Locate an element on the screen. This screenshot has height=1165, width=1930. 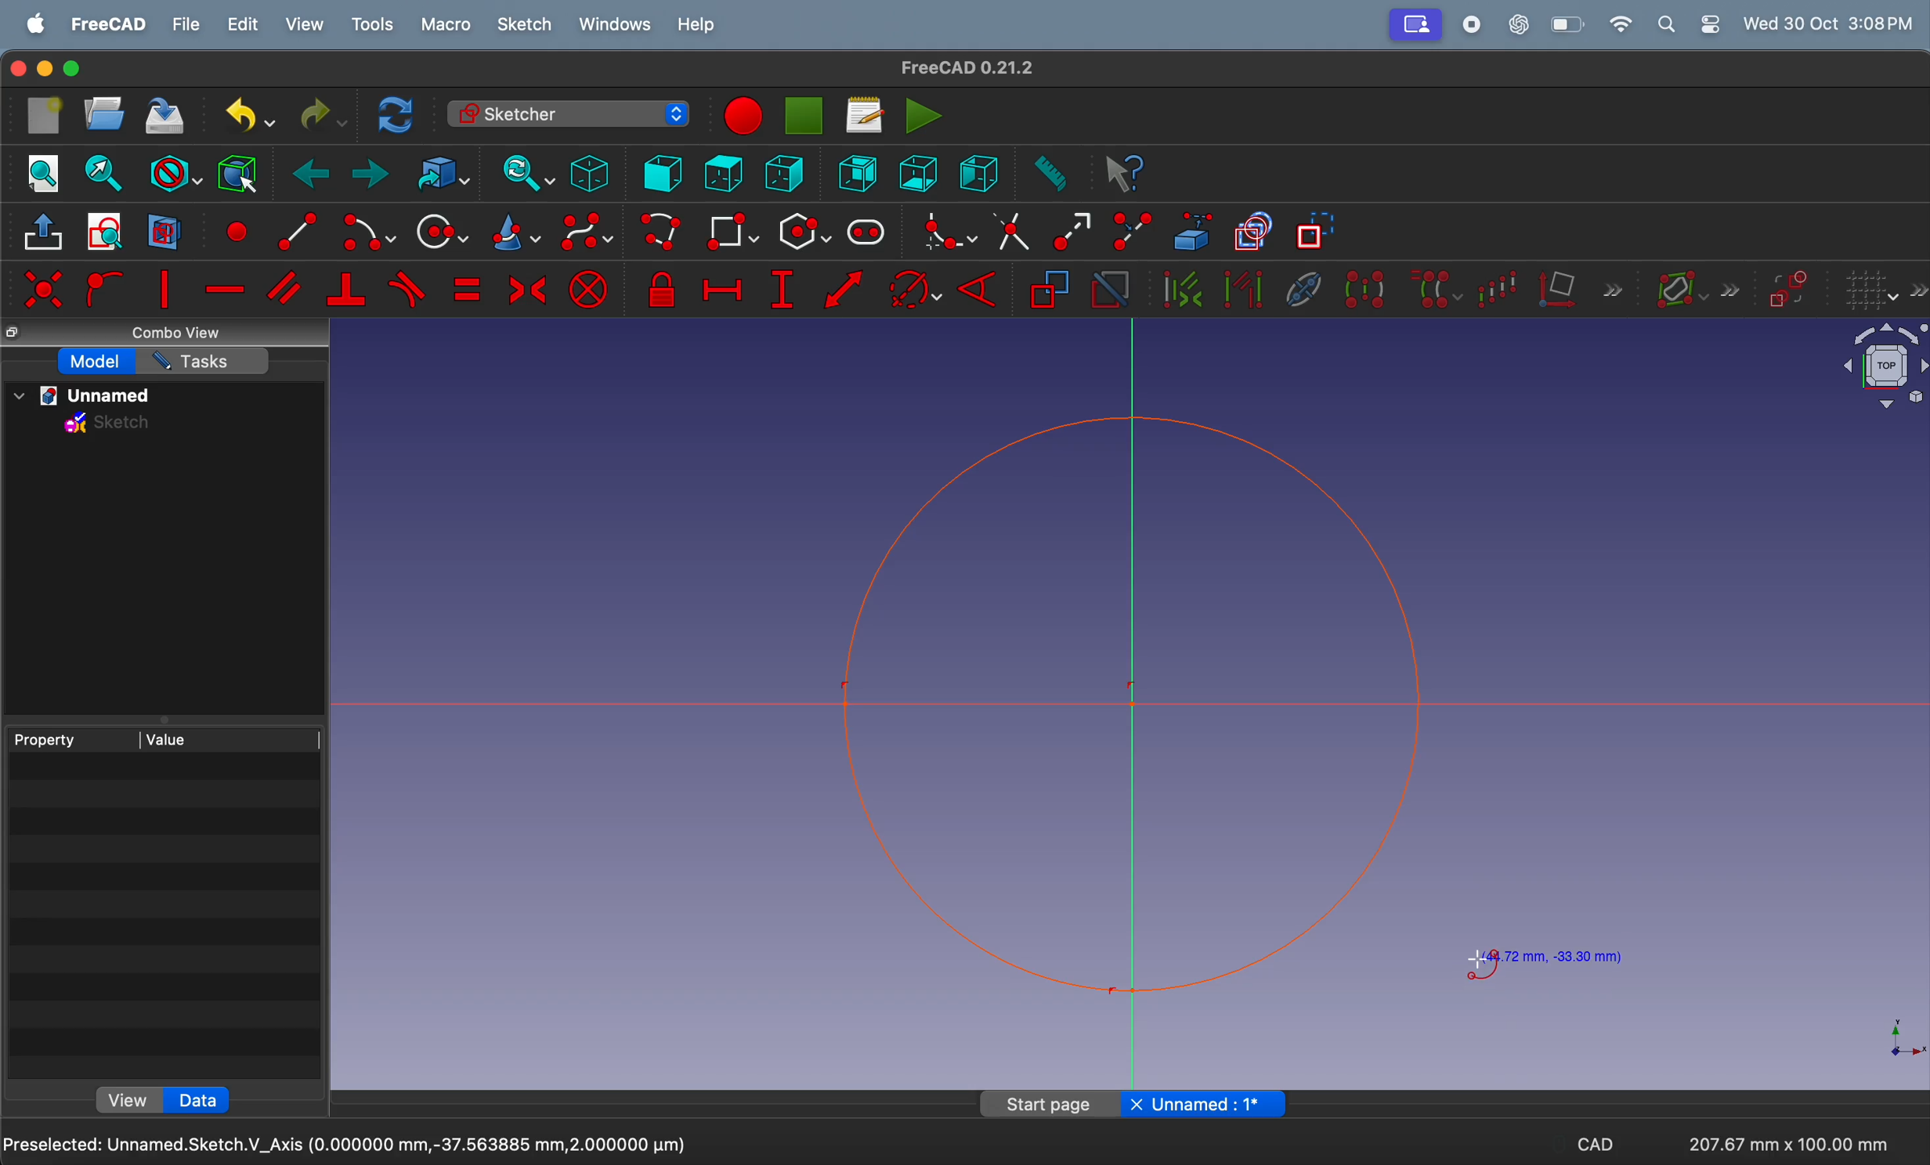
file is located at coordinates (187, 25).